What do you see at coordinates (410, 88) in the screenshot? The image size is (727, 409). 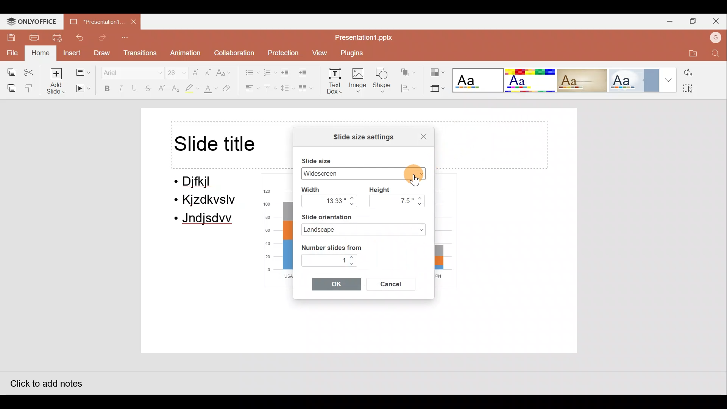 I see `Align shape` at bounding box center [410, 88].